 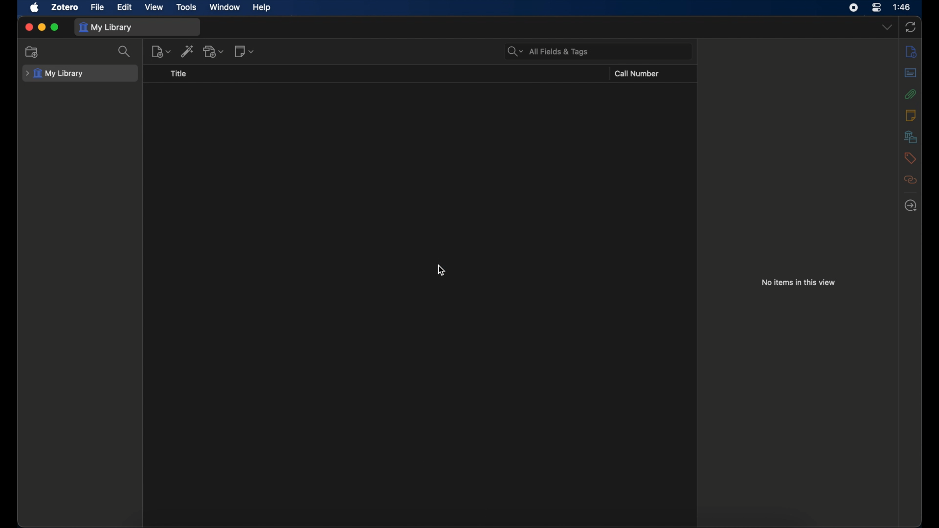 I want to click on libraries, so click(x=911, y=136).